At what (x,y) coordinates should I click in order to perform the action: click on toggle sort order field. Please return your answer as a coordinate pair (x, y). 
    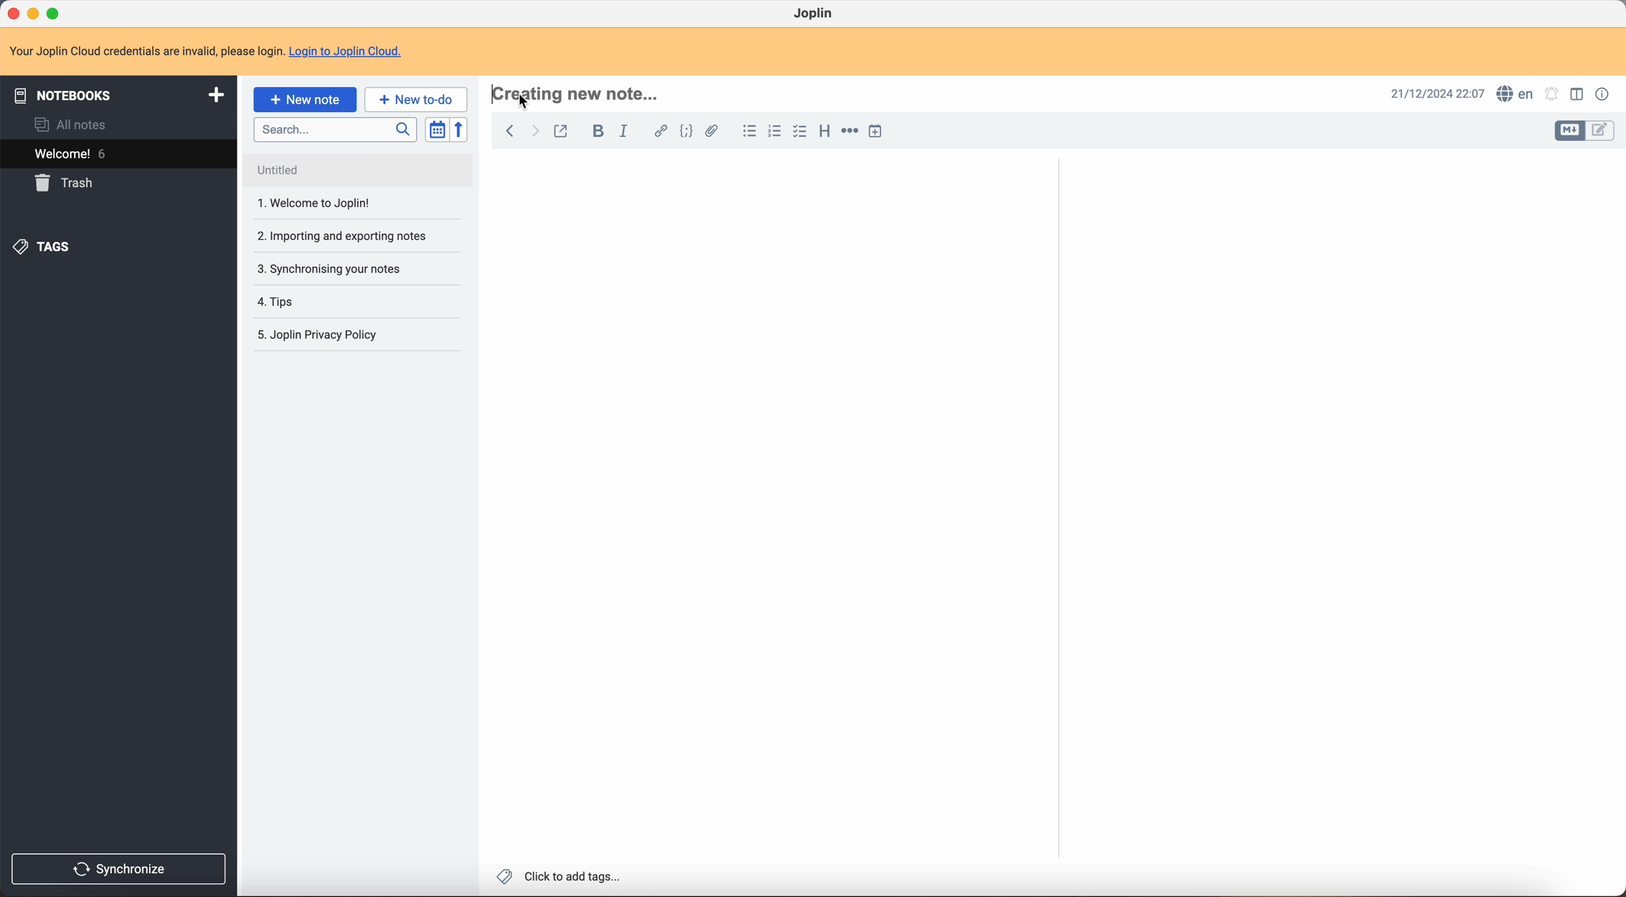
    Looking at the image, I should click on (437, 129).